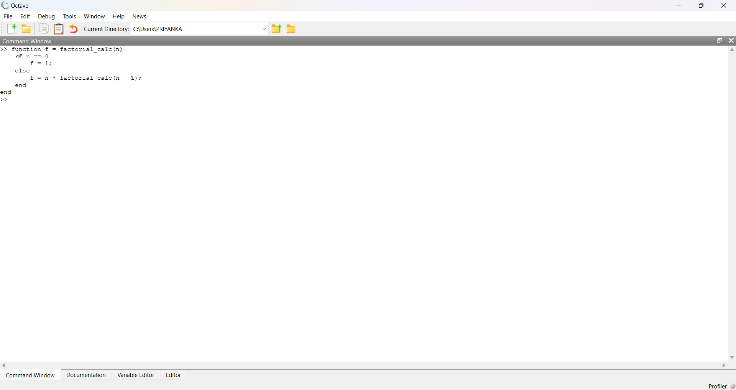 The width and height of the screenshot is (736, 390). I want to click on window, so click(95, 16).